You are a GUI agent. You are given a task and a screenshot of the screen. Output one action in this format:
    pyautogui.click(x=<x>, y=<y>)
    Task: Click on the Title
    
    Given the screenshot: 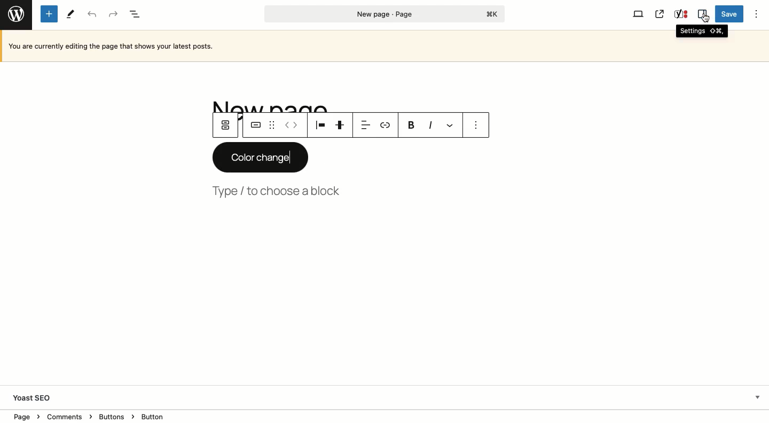 What is the action you would take?
    pyautogui.click(x=274, y=105)
    